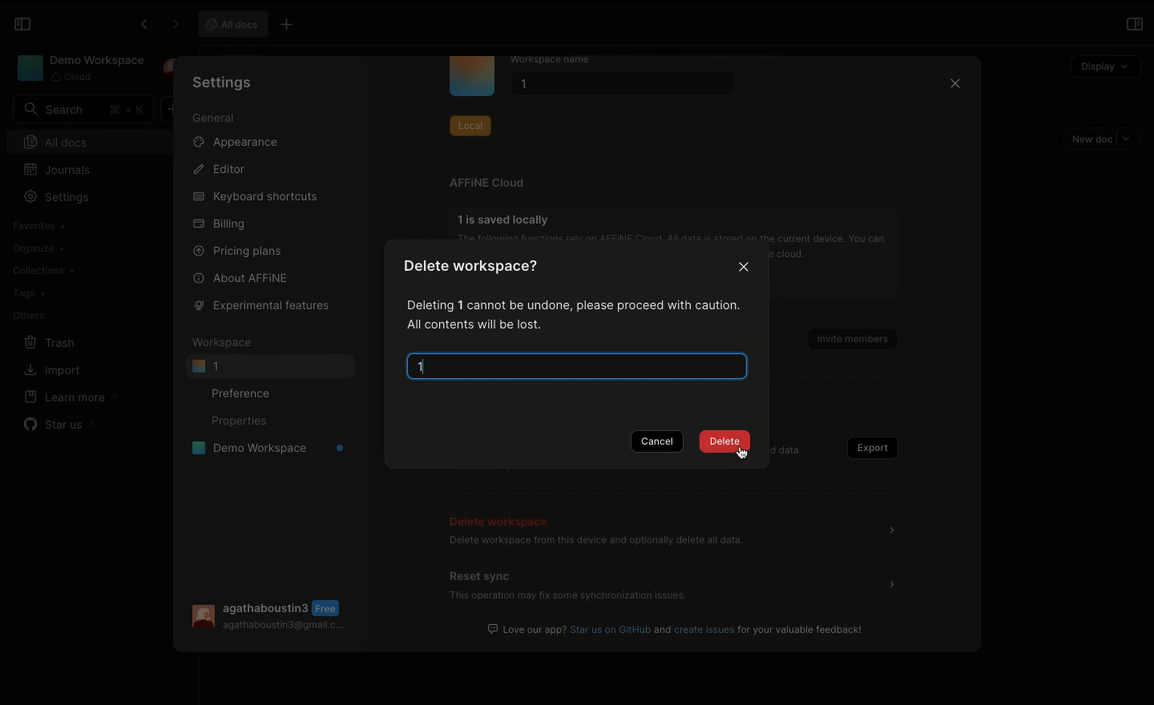 This screenshot has width=1154, height=705. I want to click on Properties, so click(238, 422).